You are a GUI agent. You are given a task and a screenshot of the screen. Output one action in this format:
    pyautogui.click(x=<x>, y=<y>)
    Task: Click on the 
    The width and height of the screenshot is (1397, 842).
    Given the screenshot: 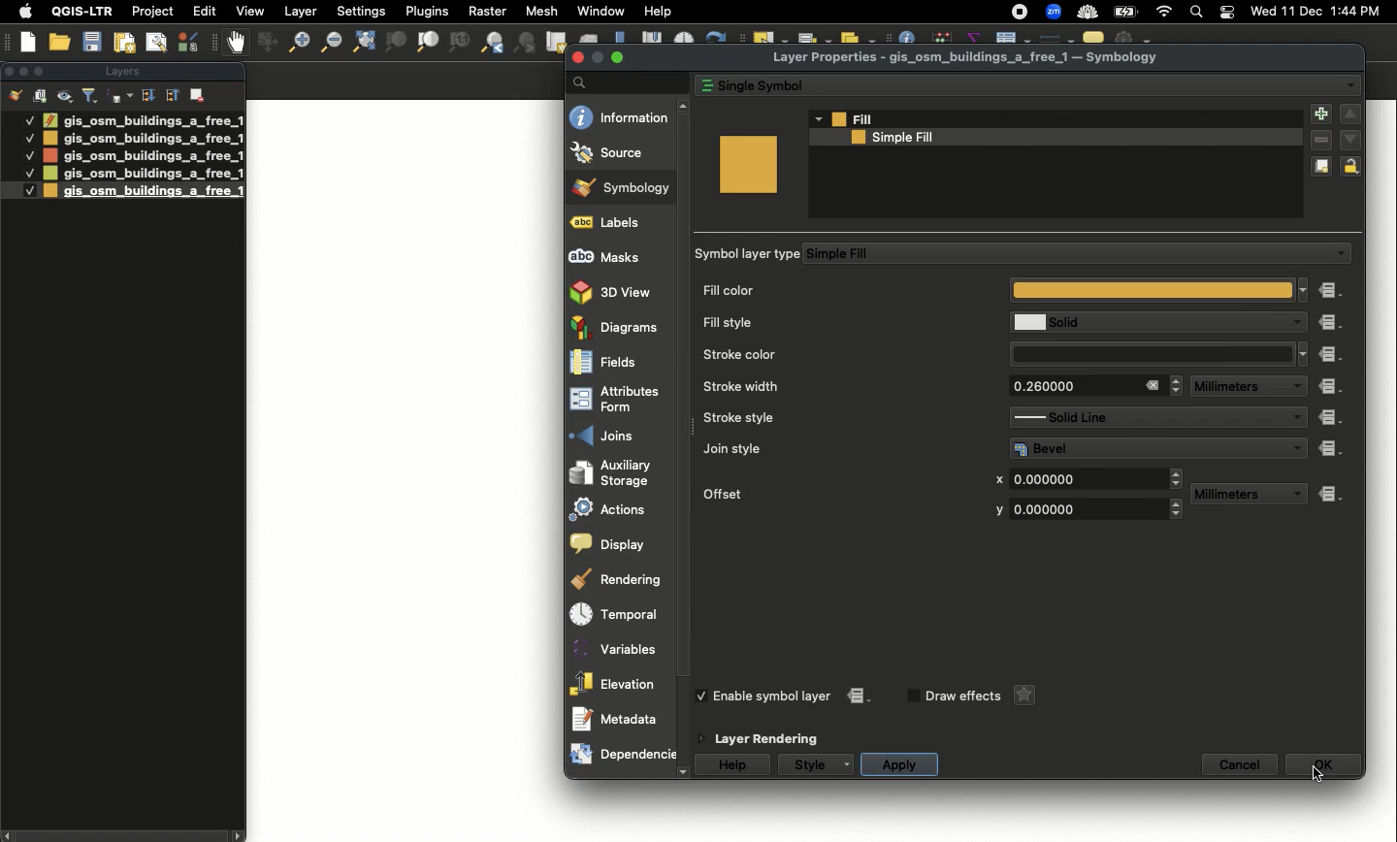 What is the action you would take?
    pyautogui.click(x=1331, y=418)
    